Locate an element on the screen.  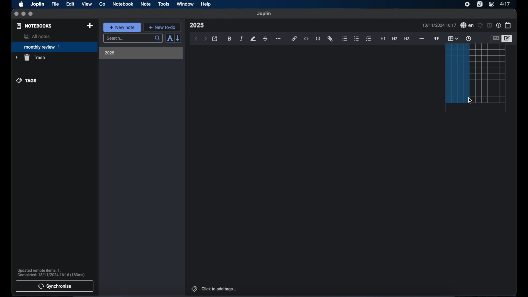
edit is located at coordinates (71, 4).